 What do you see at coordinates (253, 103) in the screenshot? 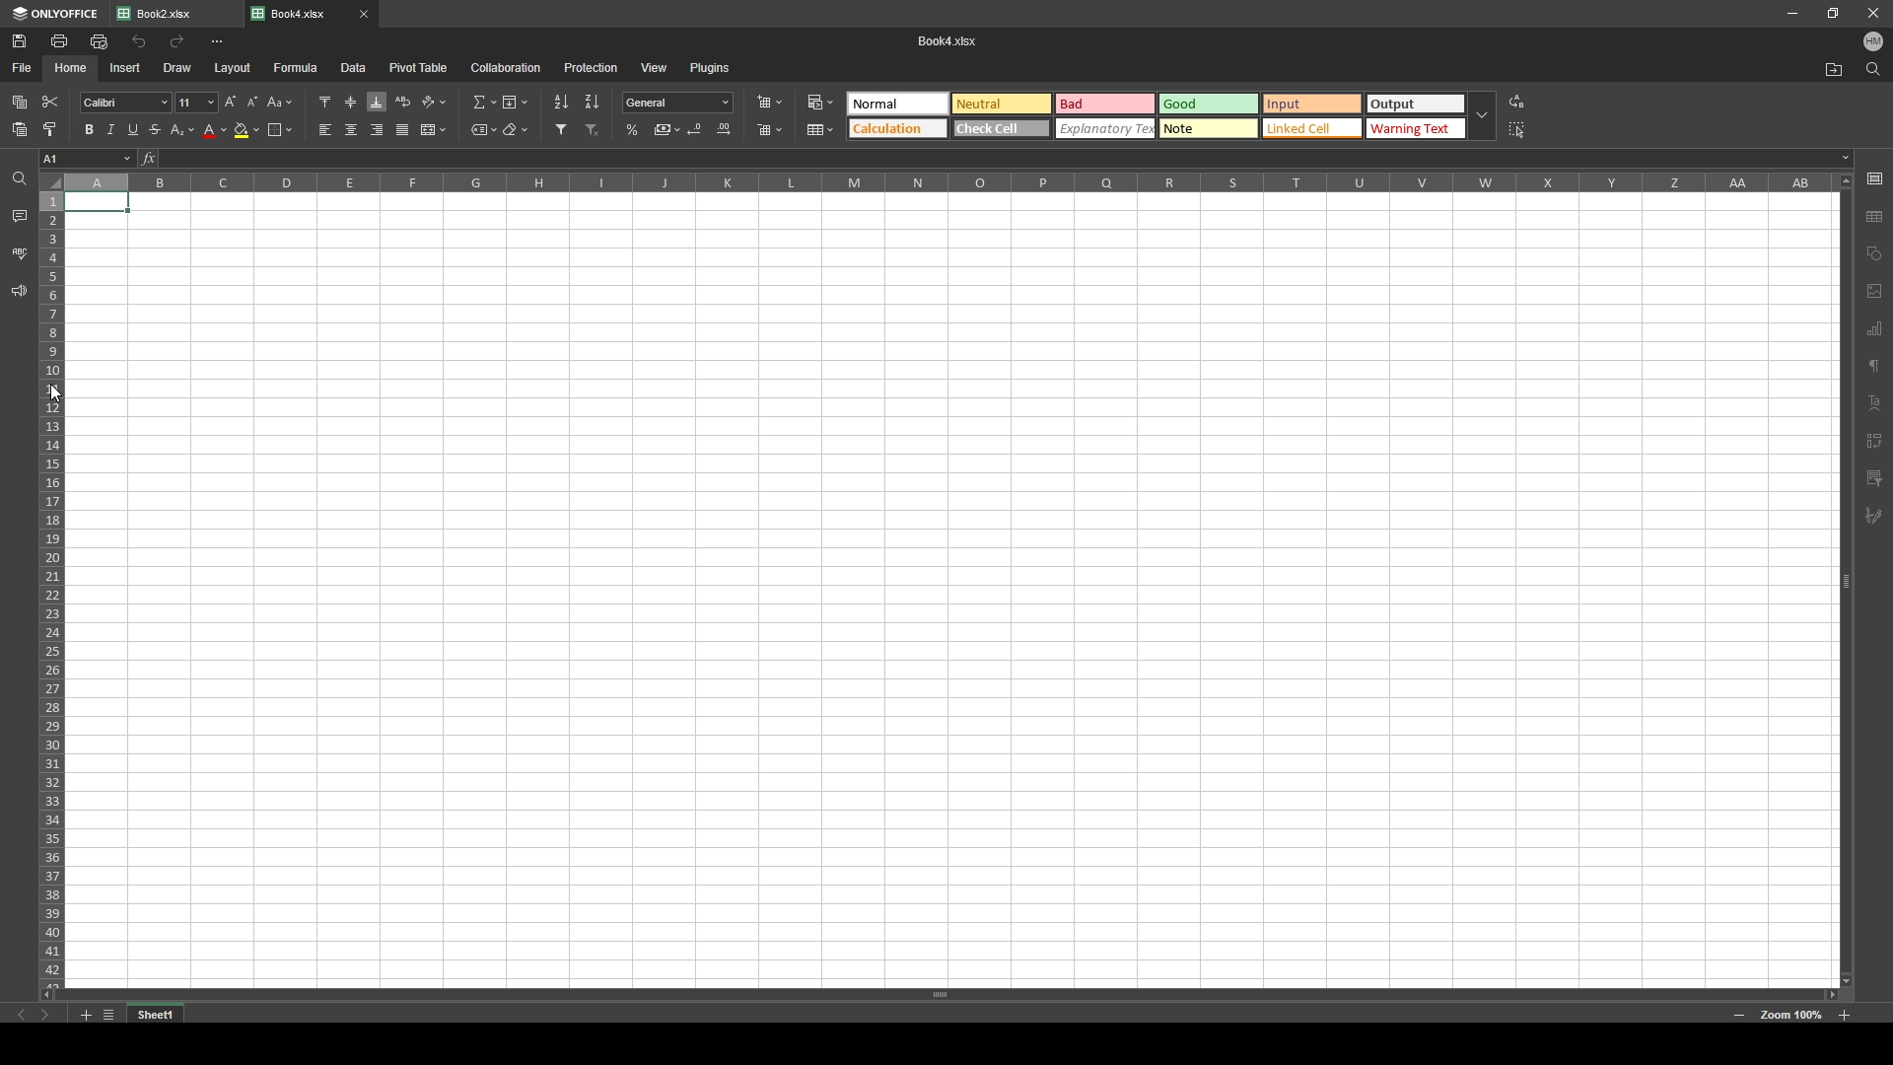
I see `decrement case` at bounding box center [253, 103].